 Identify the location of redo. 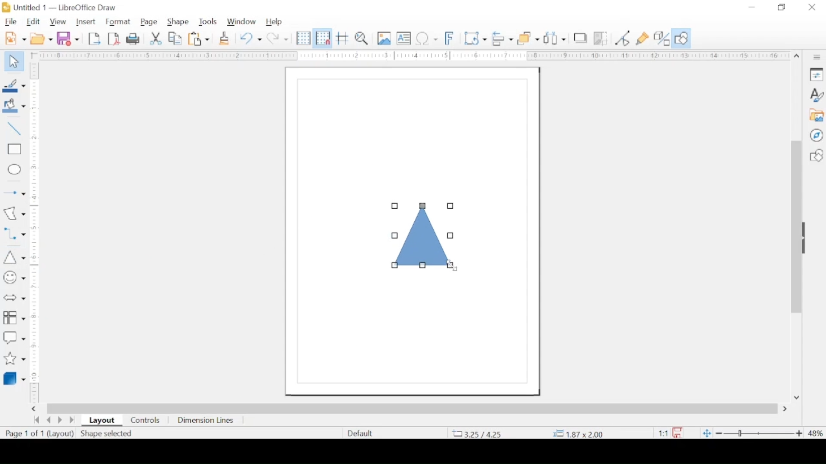
(278, 38).